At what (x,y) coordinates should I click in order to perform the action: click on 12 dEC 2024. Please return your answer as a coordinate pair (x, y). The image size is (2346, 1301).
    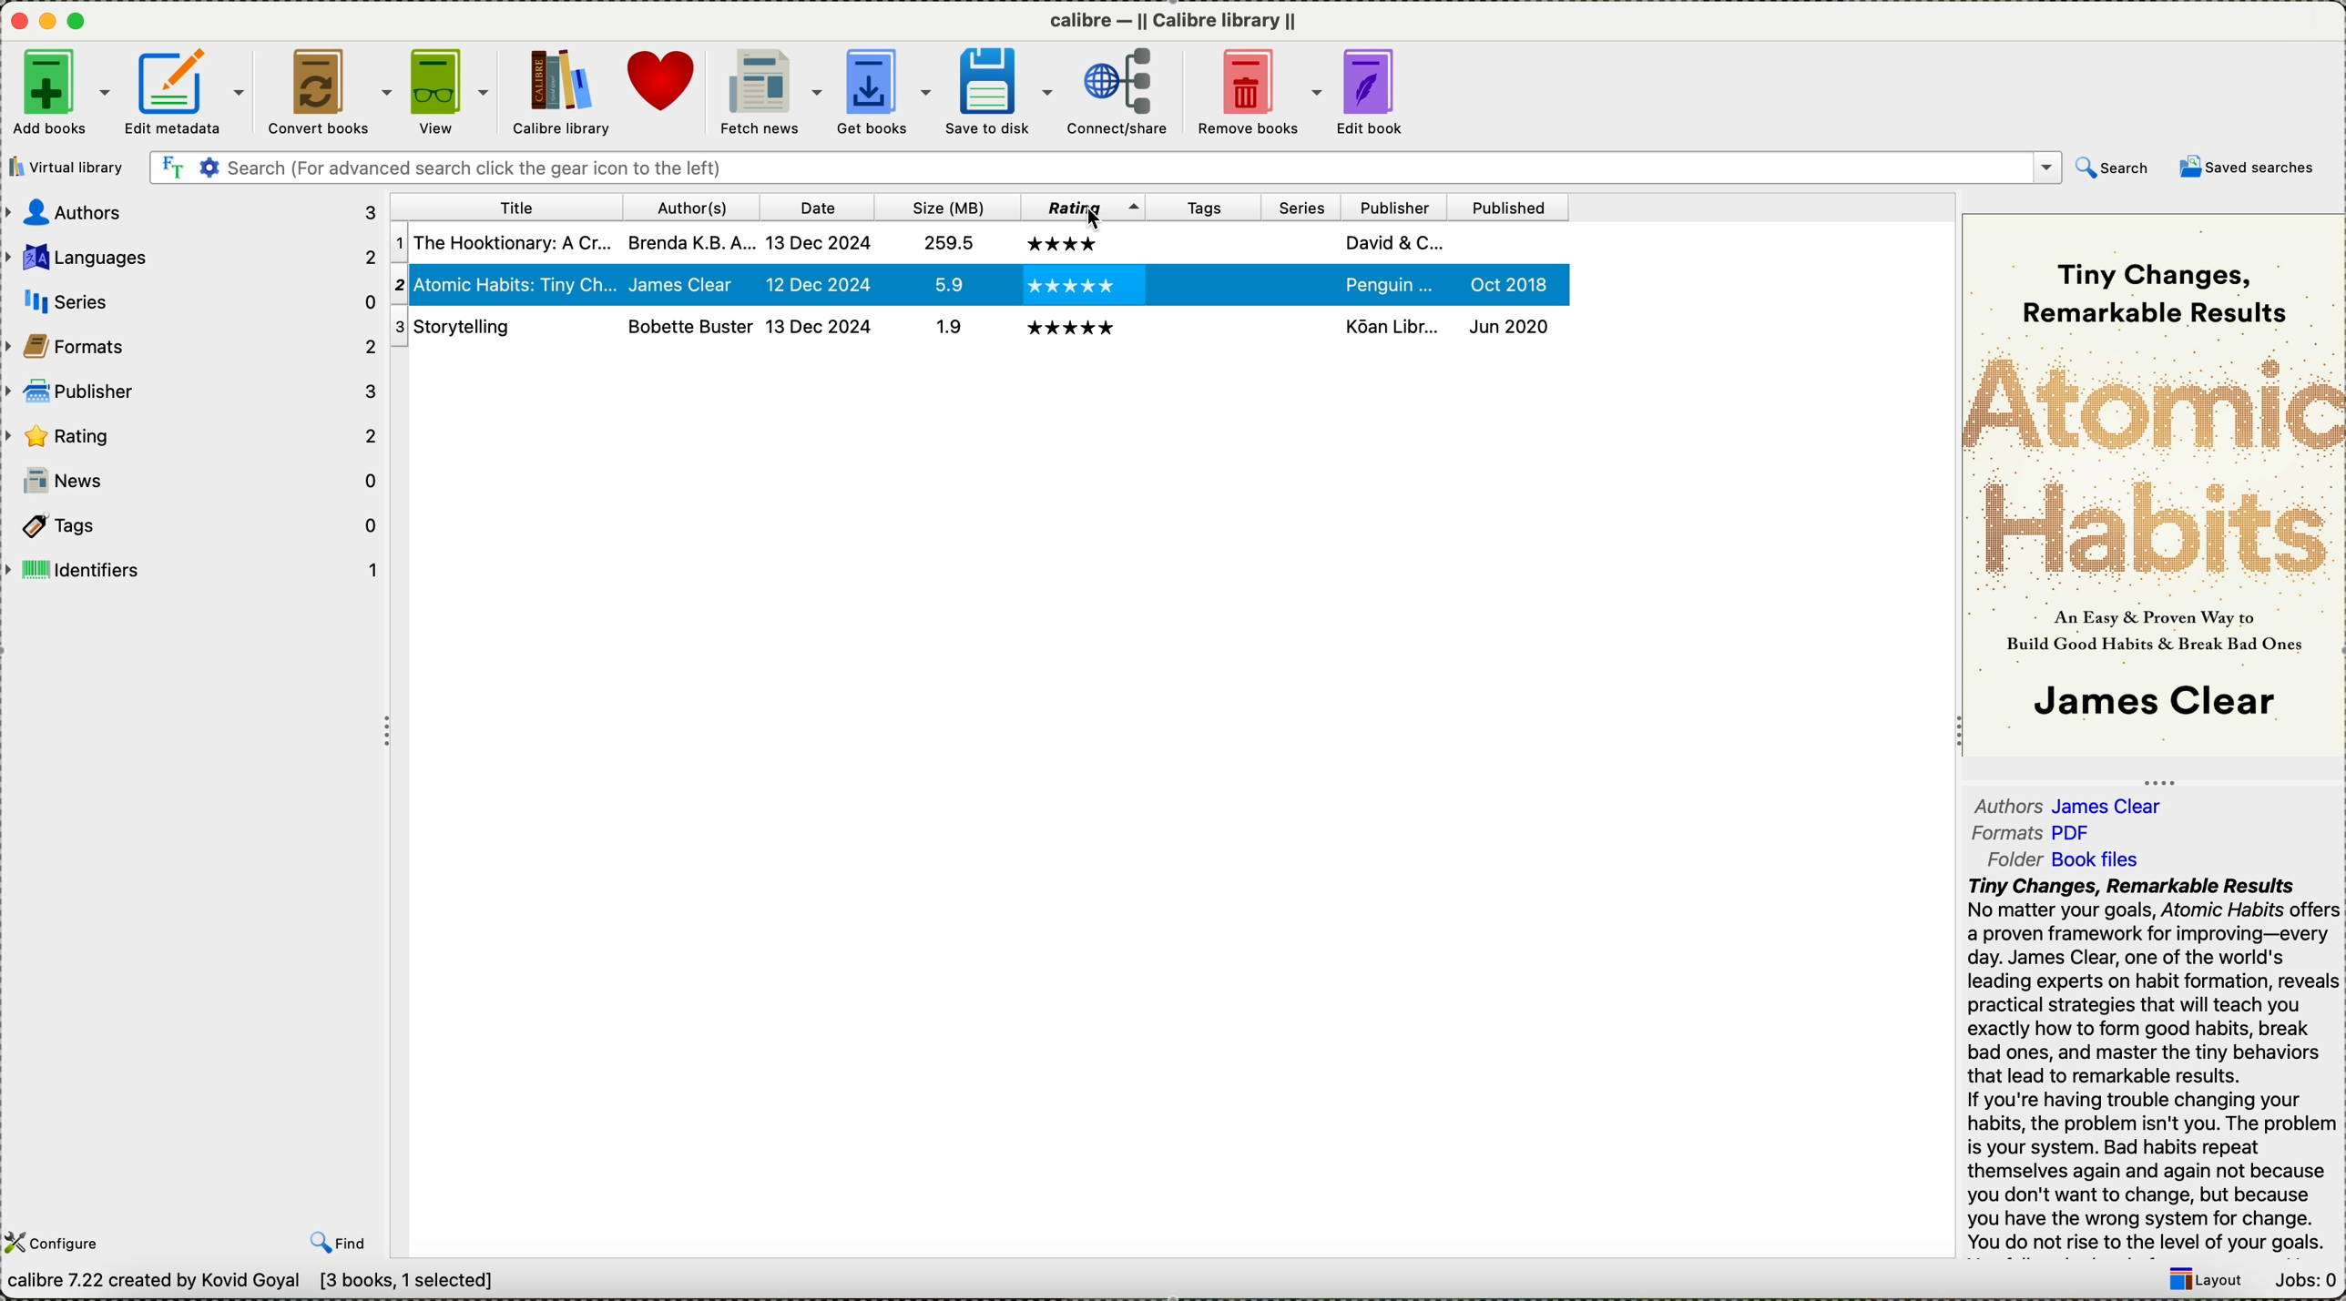
    Looking at the image, I should click on (821, 244).